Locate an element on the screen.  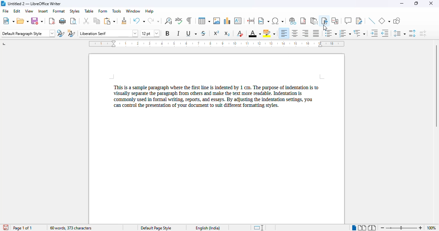
undo is located at coordinates (139, 21).